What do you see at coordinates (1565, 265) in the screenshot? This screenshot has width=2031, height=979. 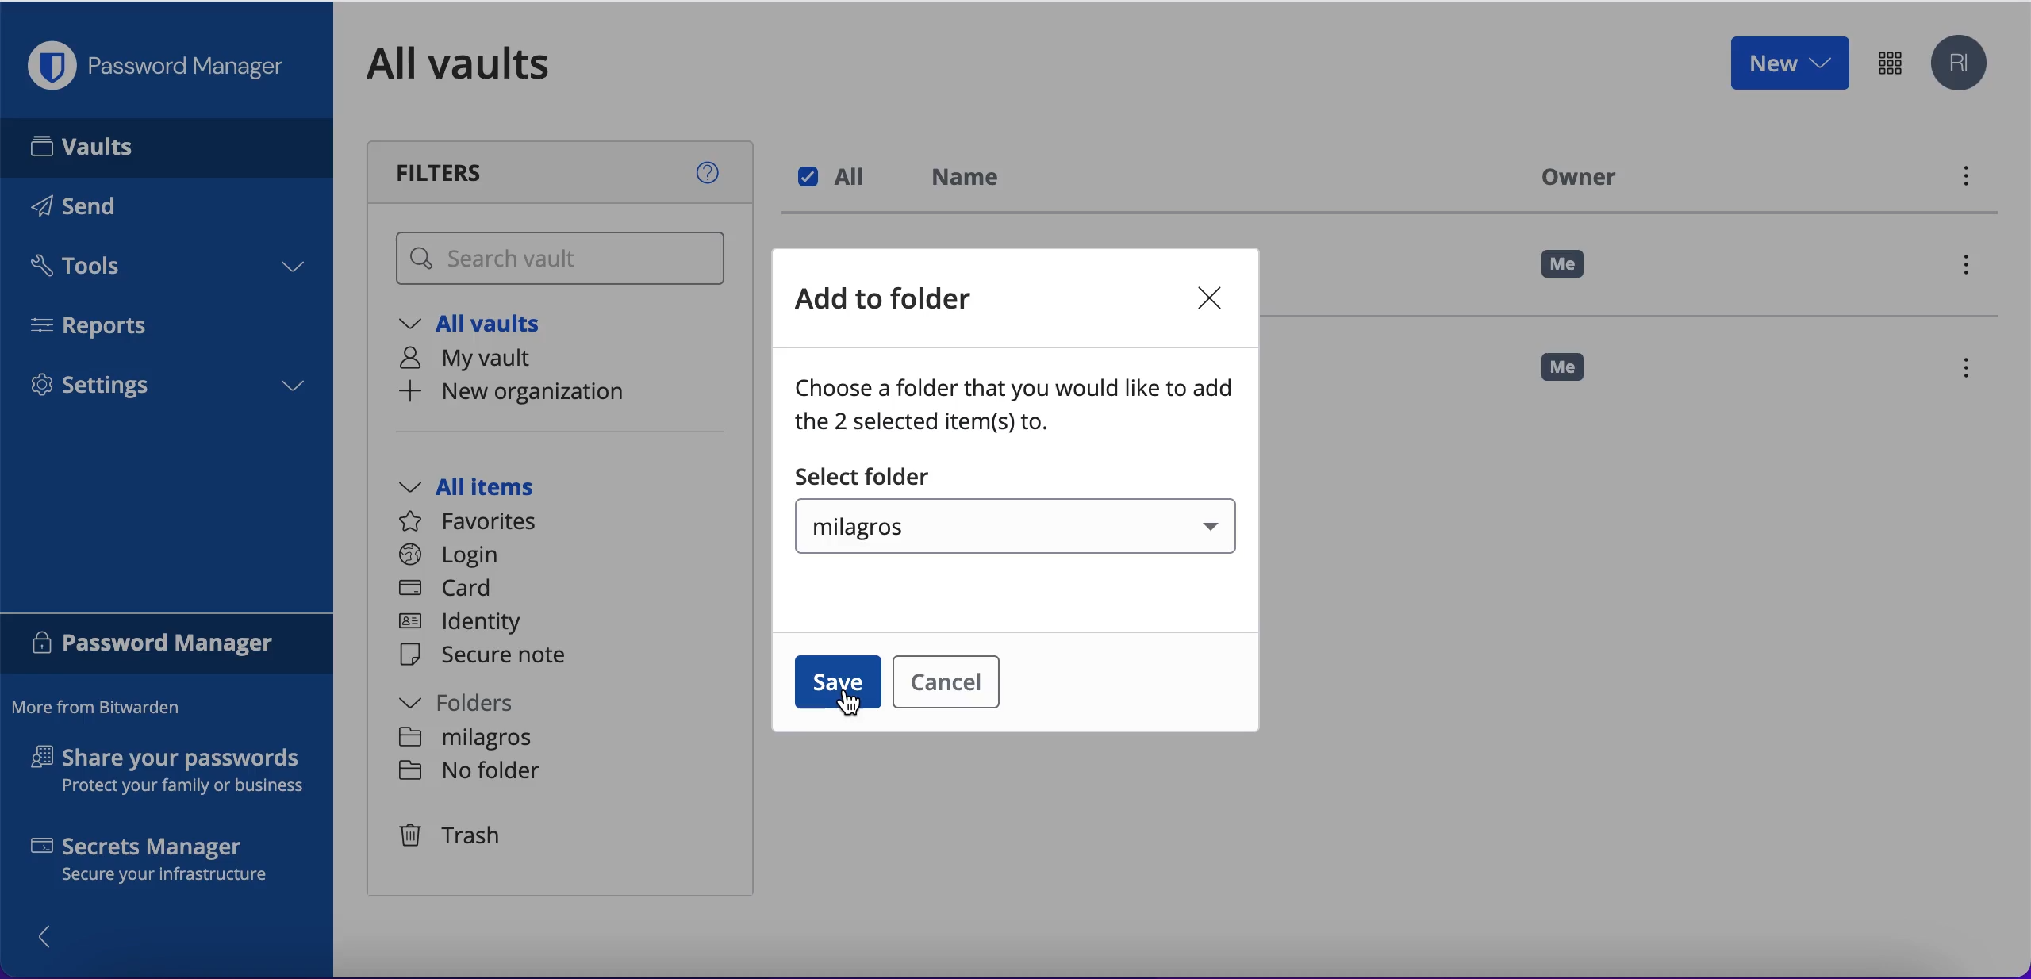 I see `me` at bounding box center [1565, 265].